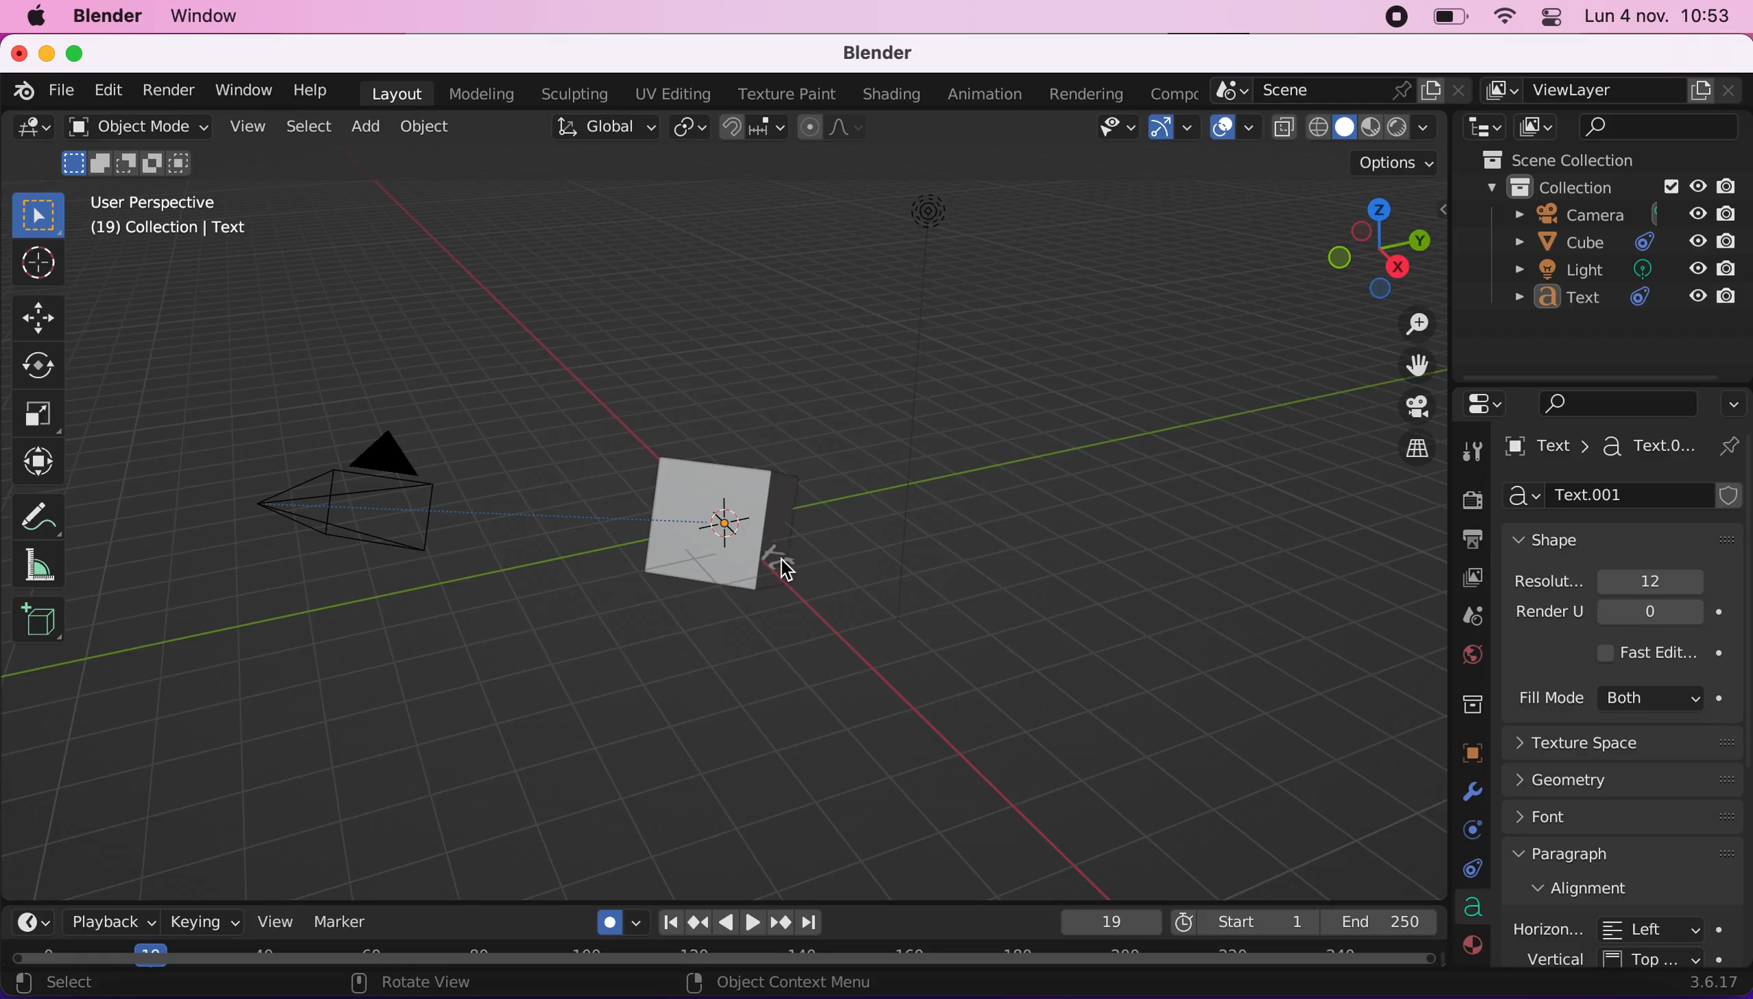 The width and height of the screenshot is (1753, 999). What do you see at coordinates (434, 128) in the screenshot?
I see `object` at bounding box center [434, 128].